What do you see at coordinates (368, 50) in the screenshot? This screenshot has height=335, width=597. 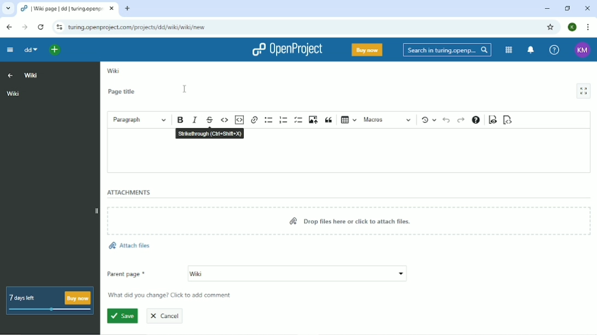 I see `Buy now` at bounding box center [368, 50].